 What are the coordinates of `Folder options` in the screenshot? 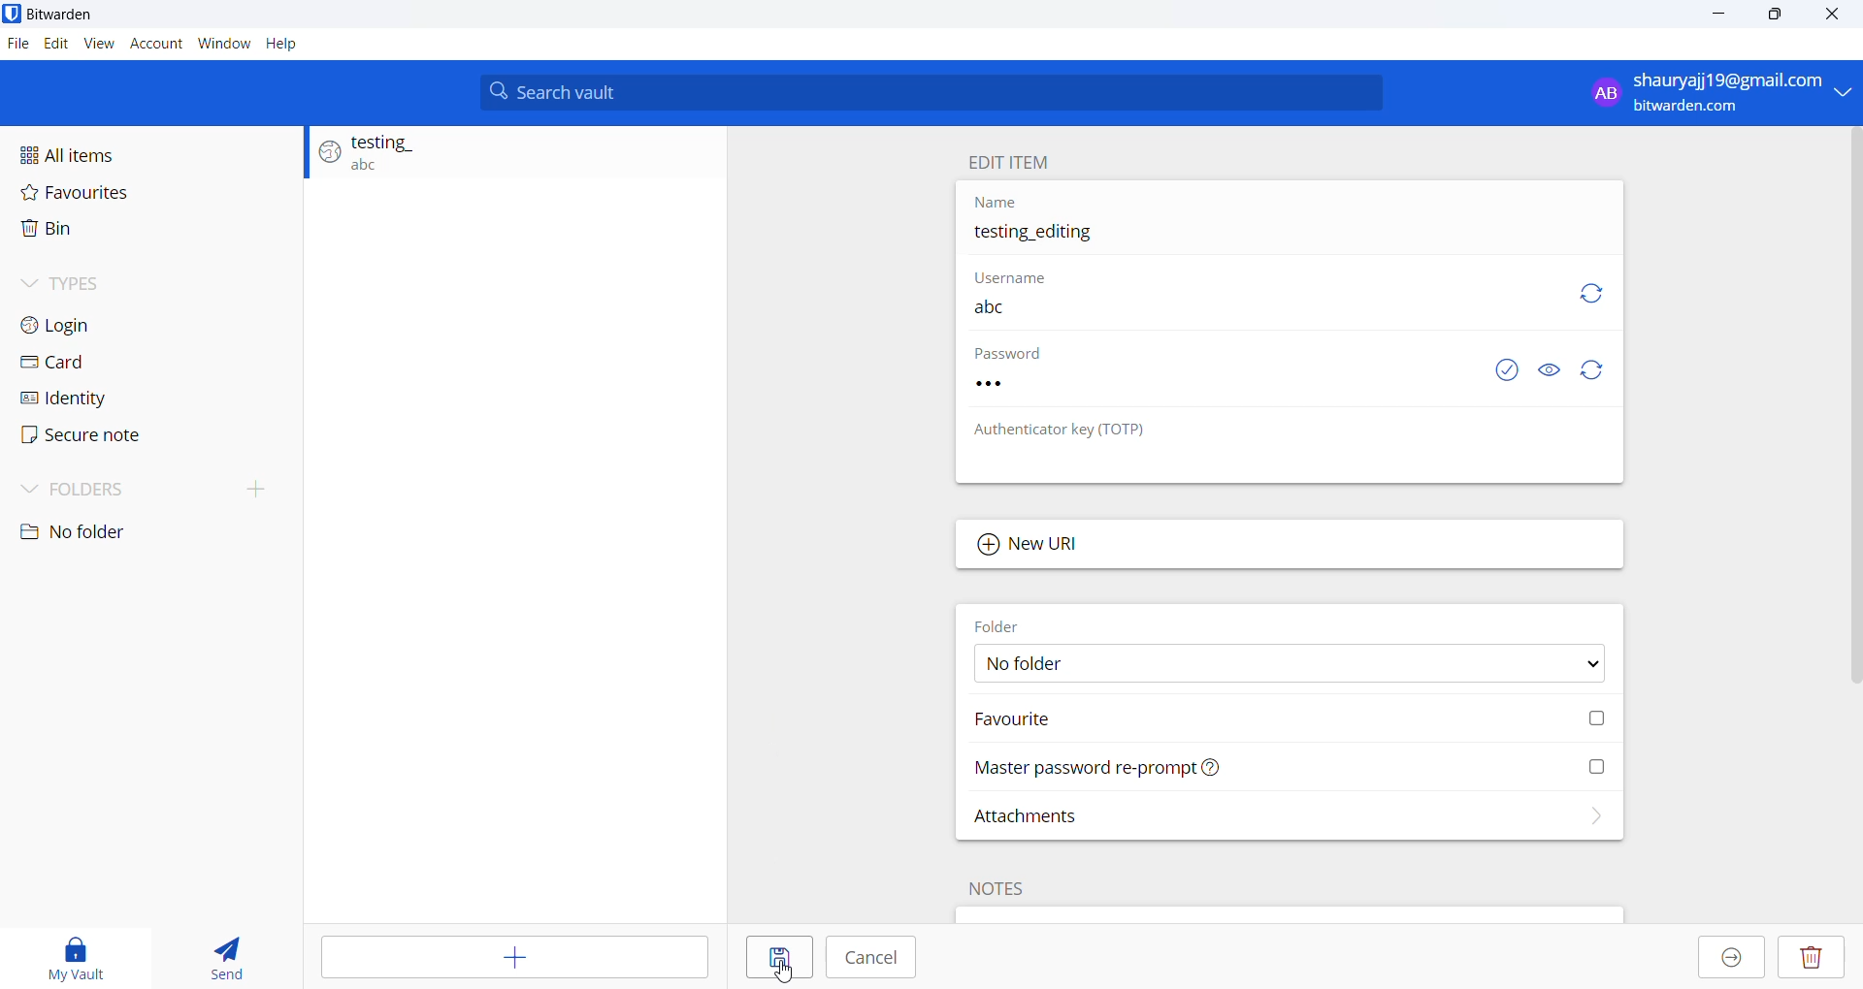 It's located at (1280, 664).